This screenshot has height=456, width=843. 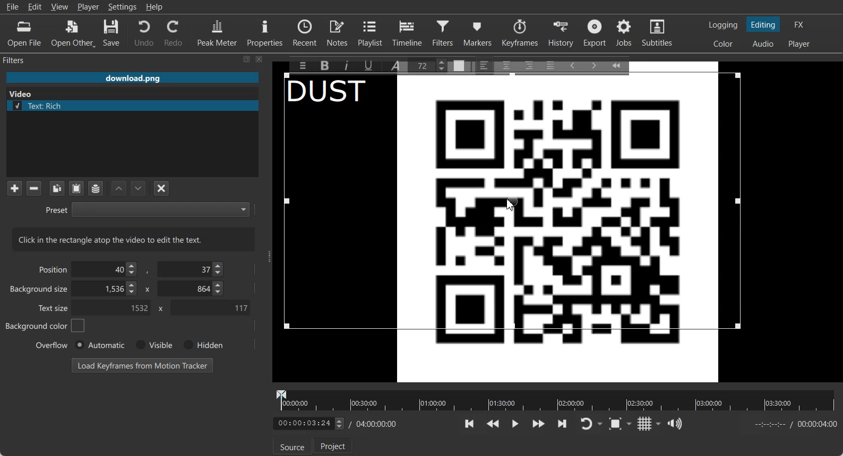 What do you see at coordinates (616, 424) in the screenshot?
I see `Toggle Zoom` at bounding box center [616, 424].